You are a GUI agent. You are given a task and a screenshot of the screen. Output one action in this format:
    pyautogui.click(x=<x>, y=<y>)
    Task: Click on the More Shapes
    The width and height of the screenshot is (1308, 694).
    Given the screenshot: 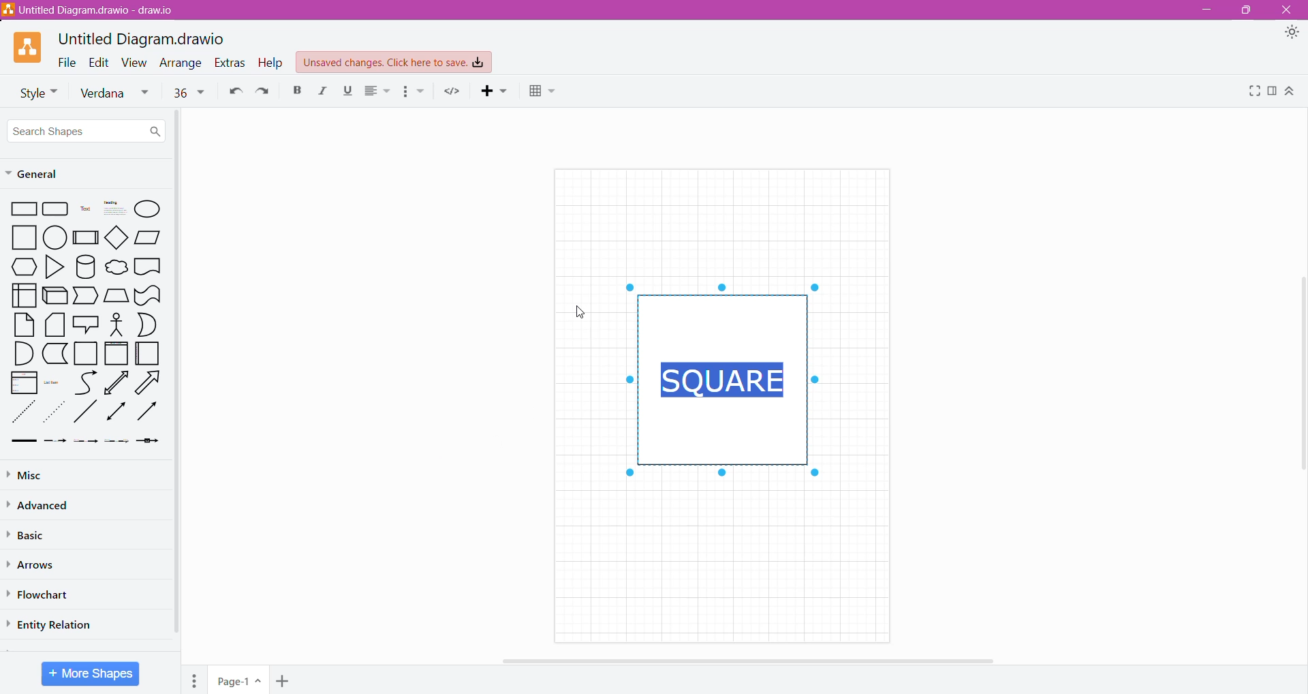 What is the action you would take?
    pyautogui.click(x=90, y=674)
    